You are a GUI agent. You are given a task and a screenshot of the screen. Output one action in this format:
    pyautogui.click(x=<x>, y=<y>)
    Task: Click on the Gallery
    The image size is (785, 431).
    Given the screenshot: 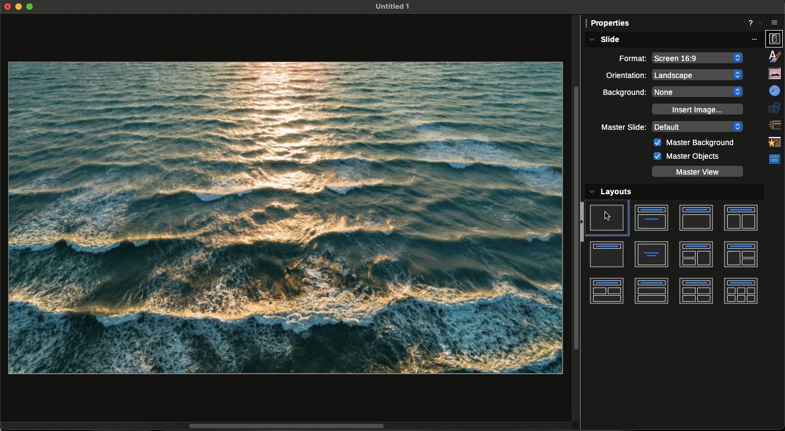 What is the action you would take?
    pyautogui.click(x=774, y=74)
    